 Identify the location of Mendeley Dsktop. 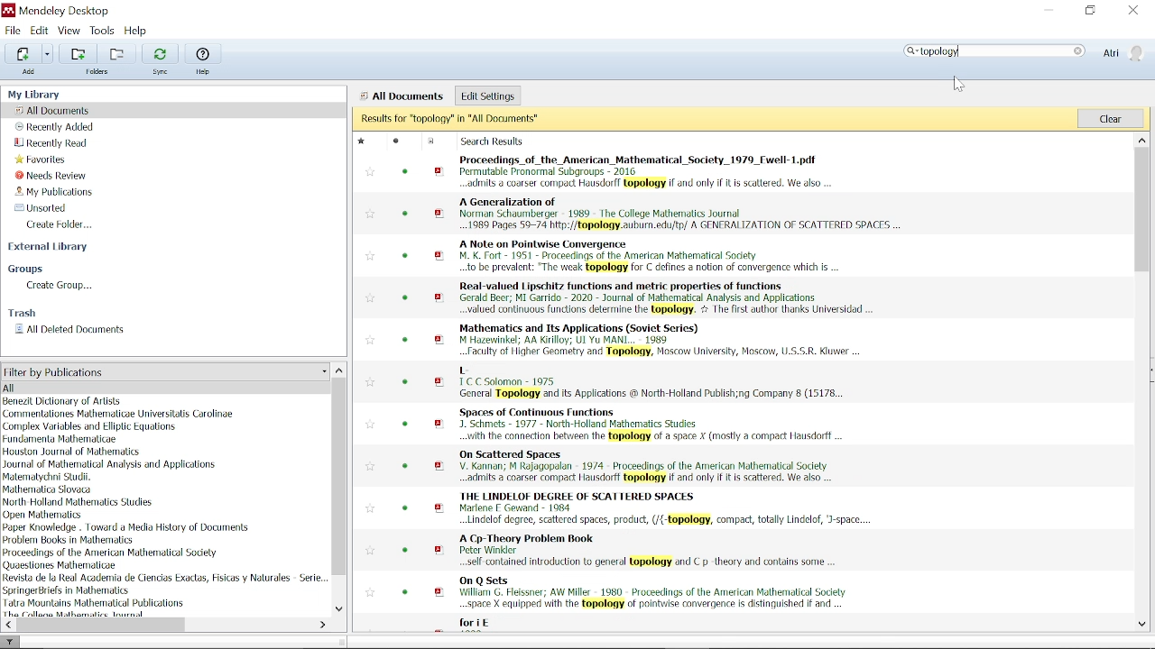
(64, 10).